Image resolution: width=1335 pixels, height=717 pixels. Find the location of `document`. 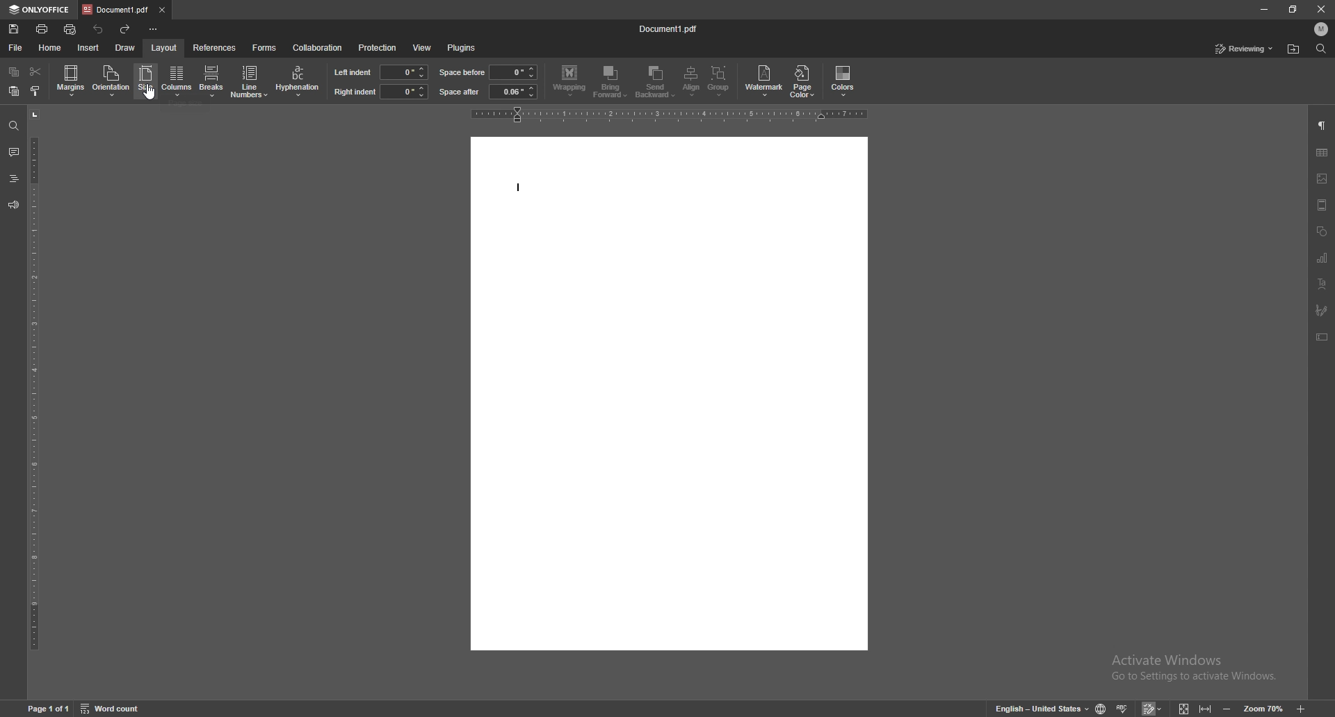

document is located at coordinates (668, 393).